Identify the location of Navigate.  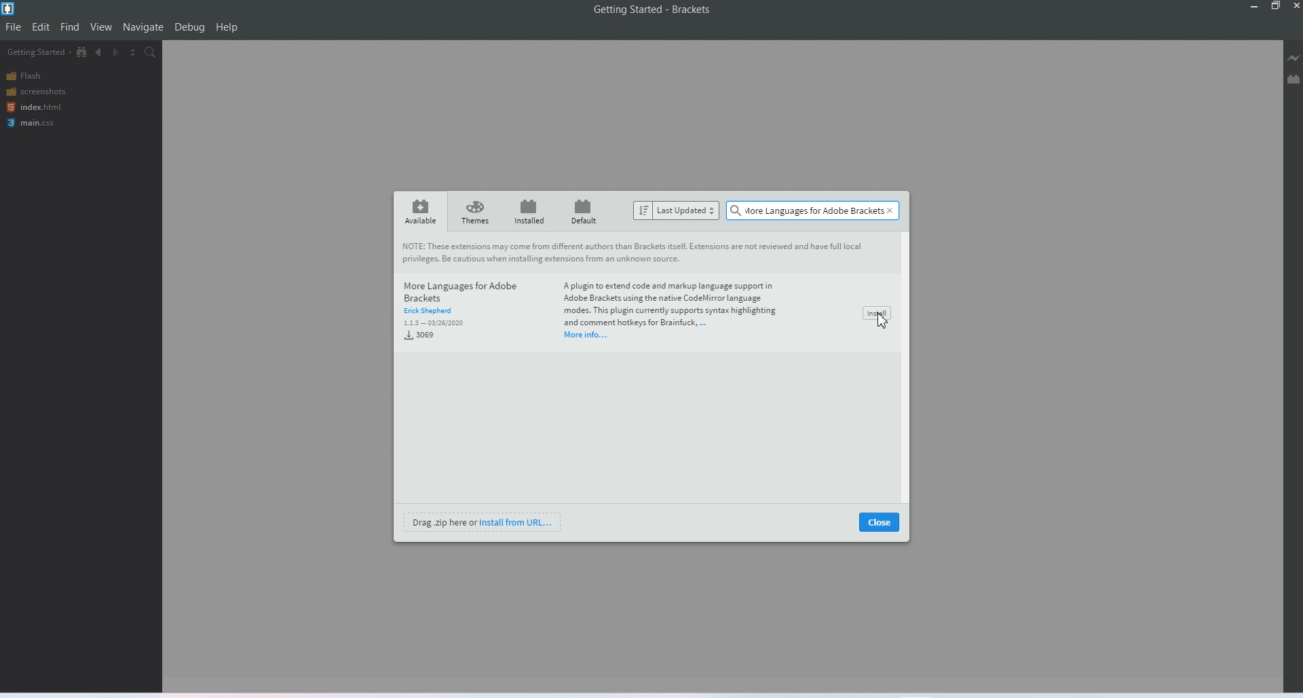
(143, 27).